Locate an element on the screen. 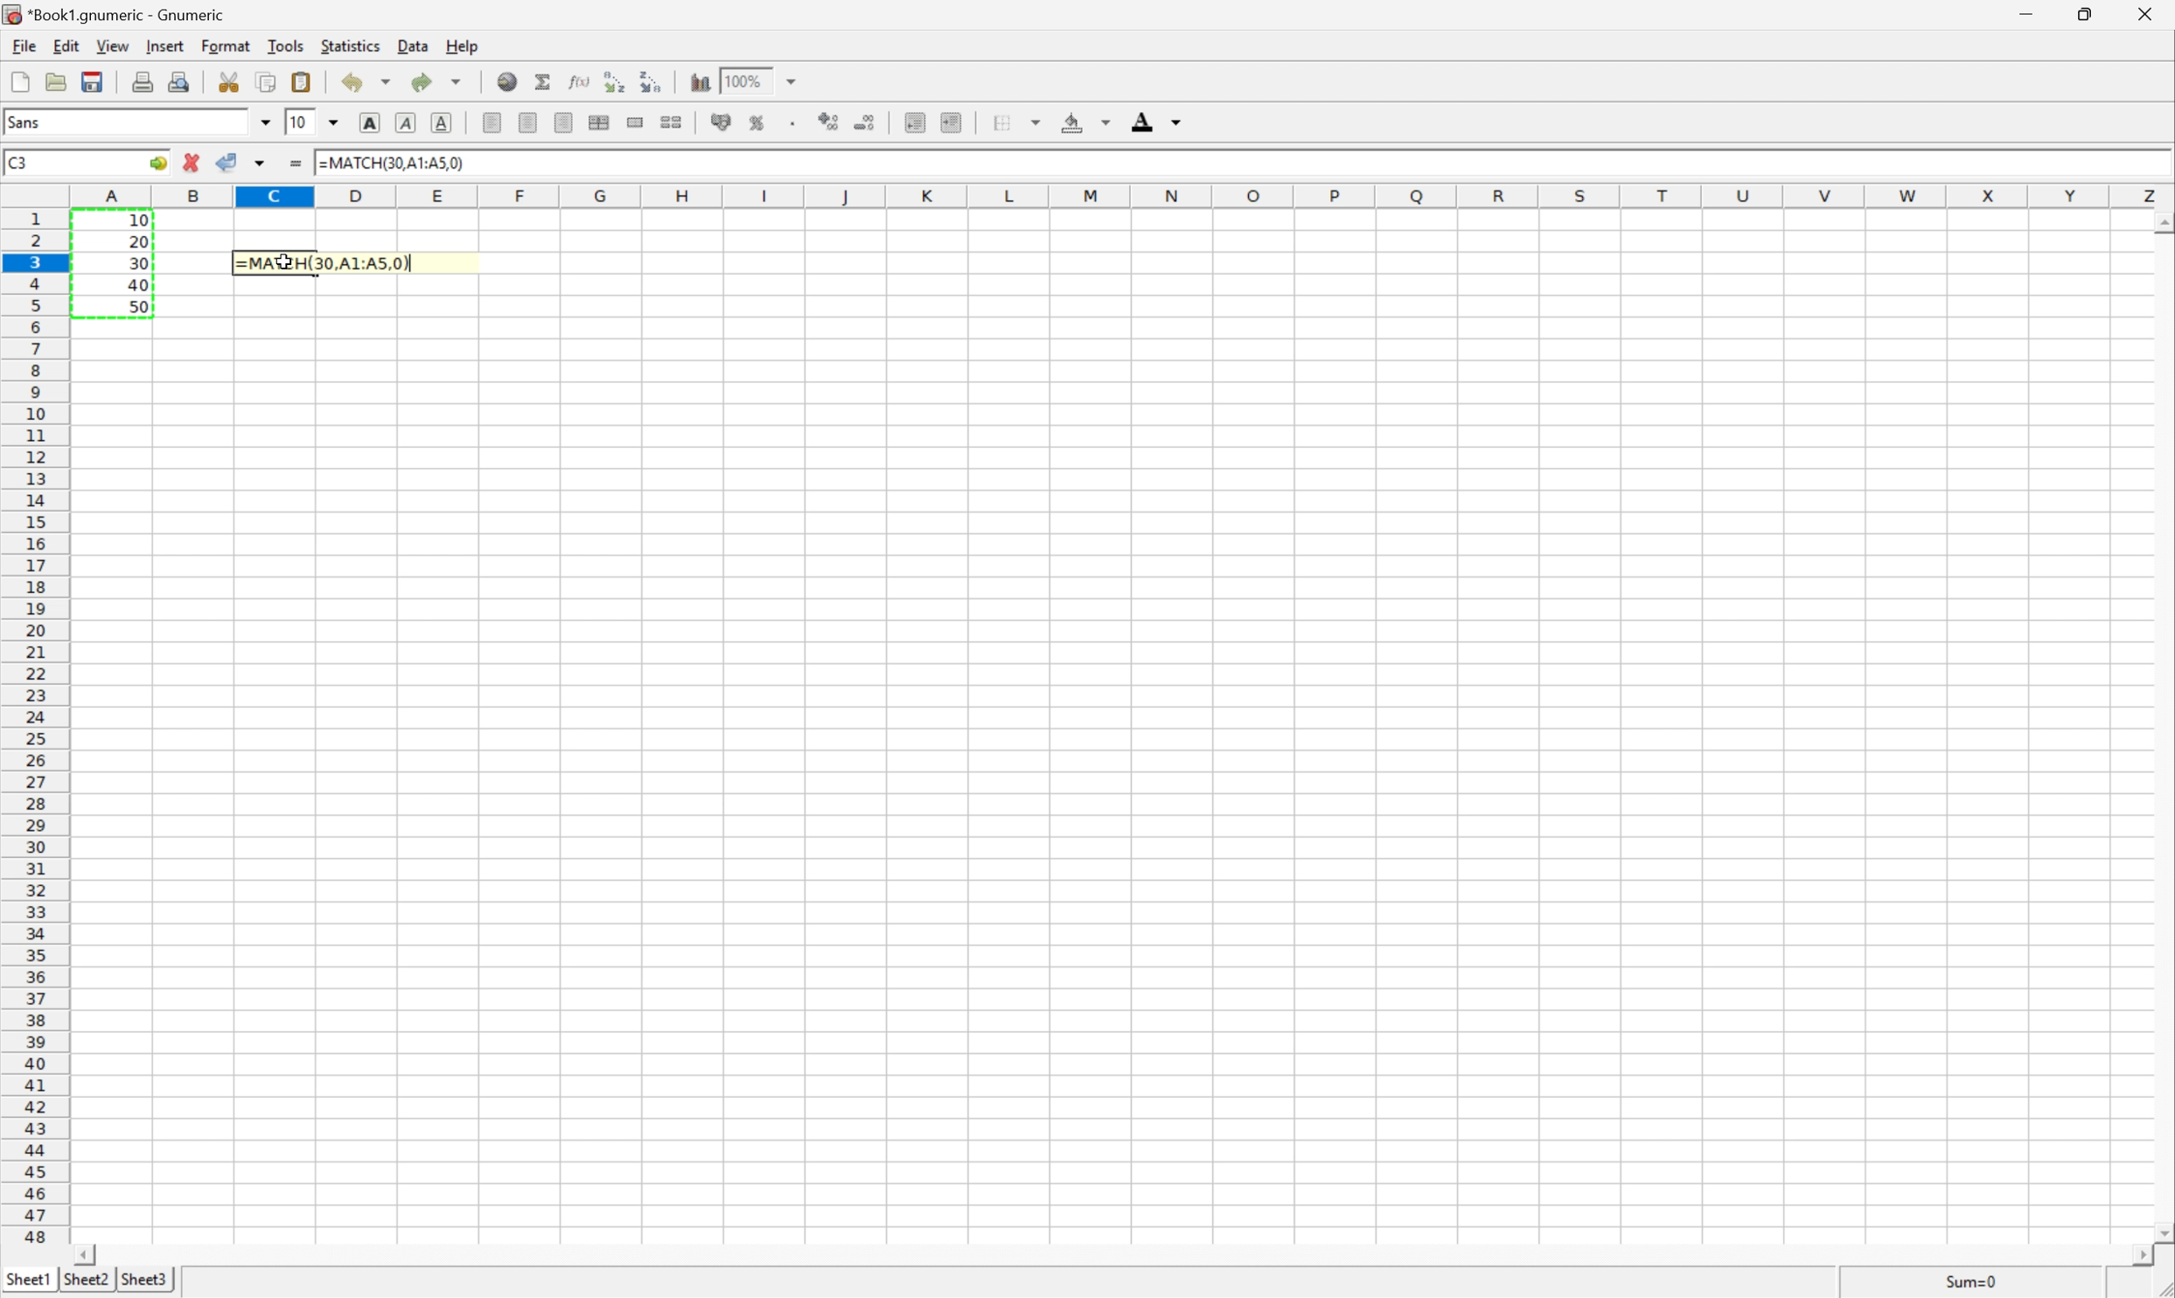 The height and width of the screenshot is (1298, 2175). Edit is located at coordinates (66, 43).